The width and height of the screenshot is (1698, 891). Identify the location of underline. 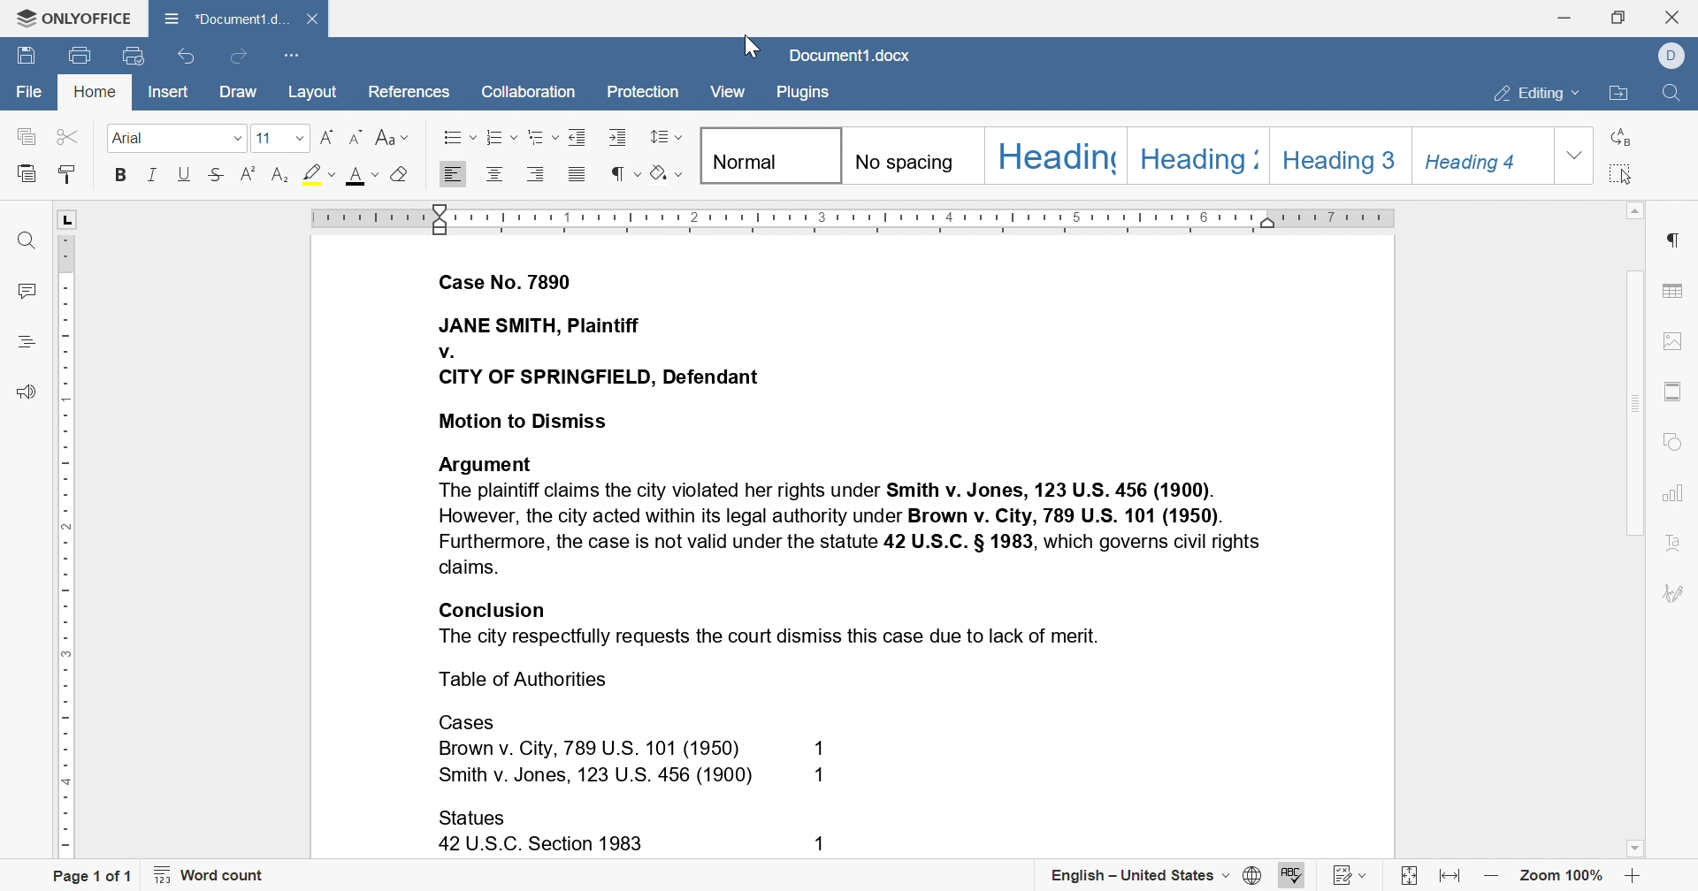
(186, 174).